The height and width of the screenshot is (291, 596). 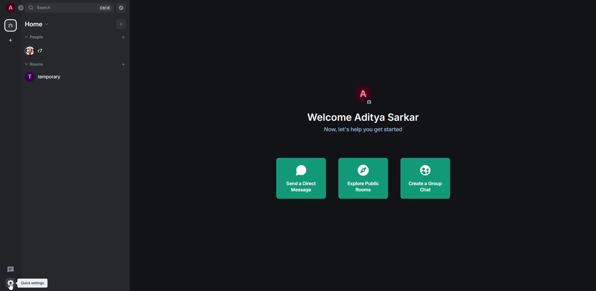 I want to click on quick settings, so click(x=11, y=283).